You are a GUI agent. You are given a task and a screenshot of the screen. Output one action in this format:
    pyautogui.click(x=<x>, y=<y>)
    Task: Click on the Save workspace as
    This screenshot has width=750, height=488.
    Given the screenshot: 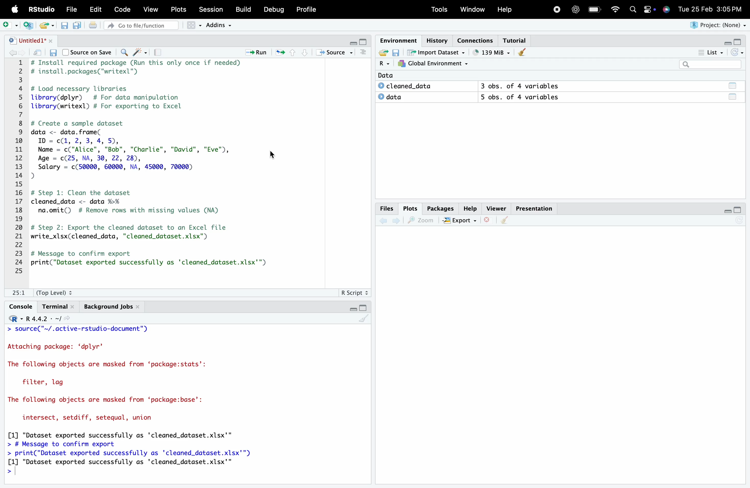 What is the action you would take?
    pyautogui.click(x=398, y=53)
    